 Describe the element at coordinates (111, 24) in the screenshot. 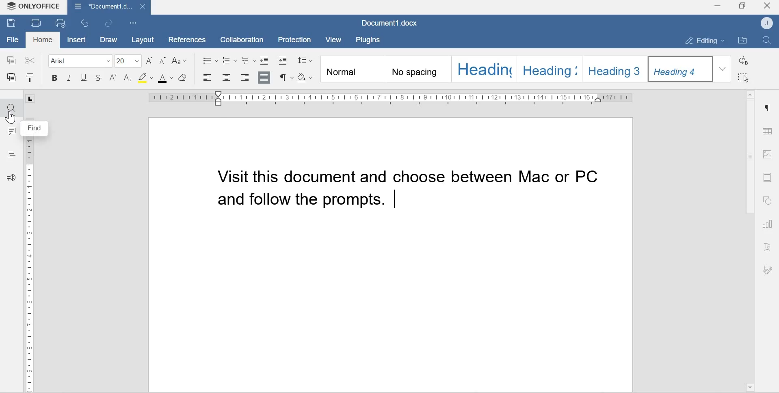

I see `Redo` at that location.